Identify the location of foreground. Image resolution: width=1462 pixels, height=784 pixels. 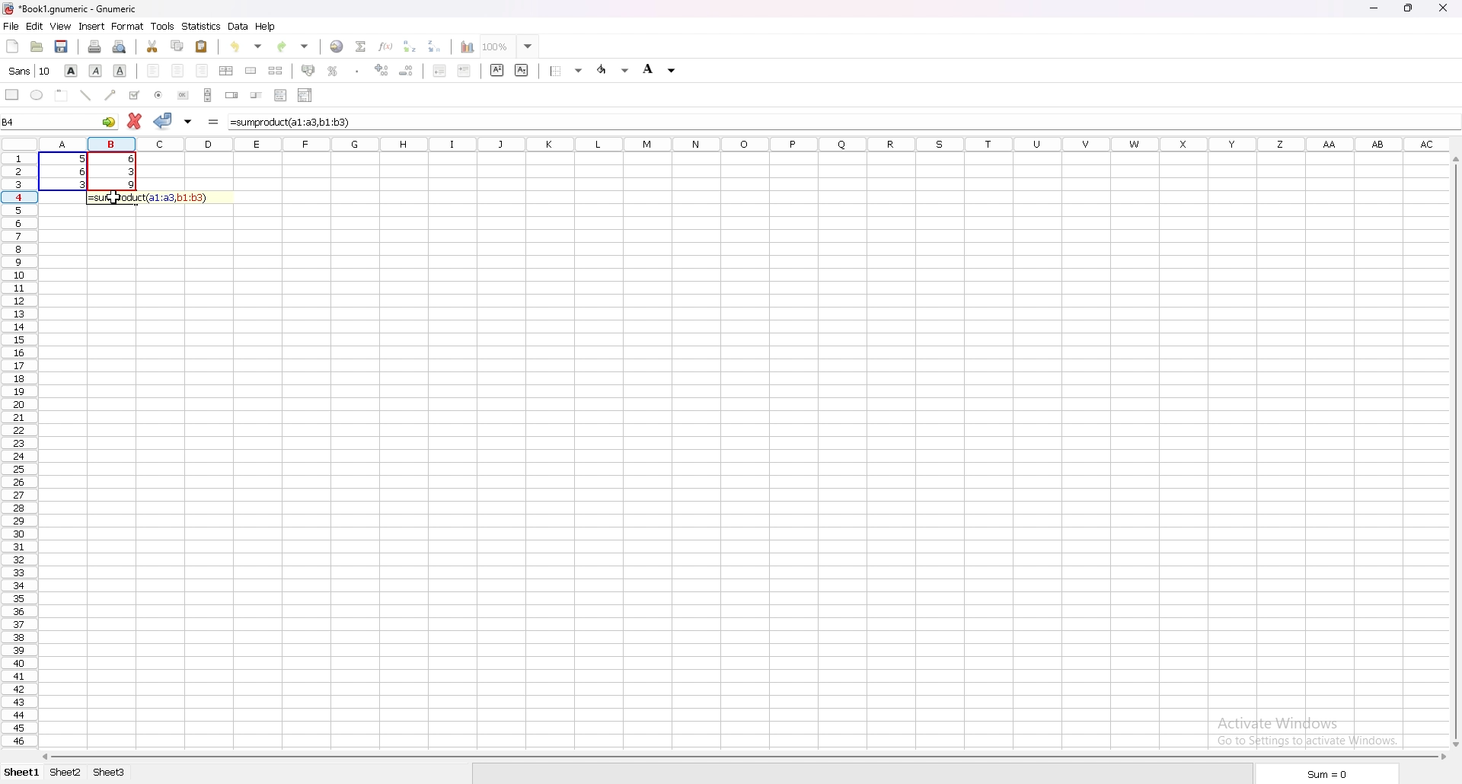
(662, 69).